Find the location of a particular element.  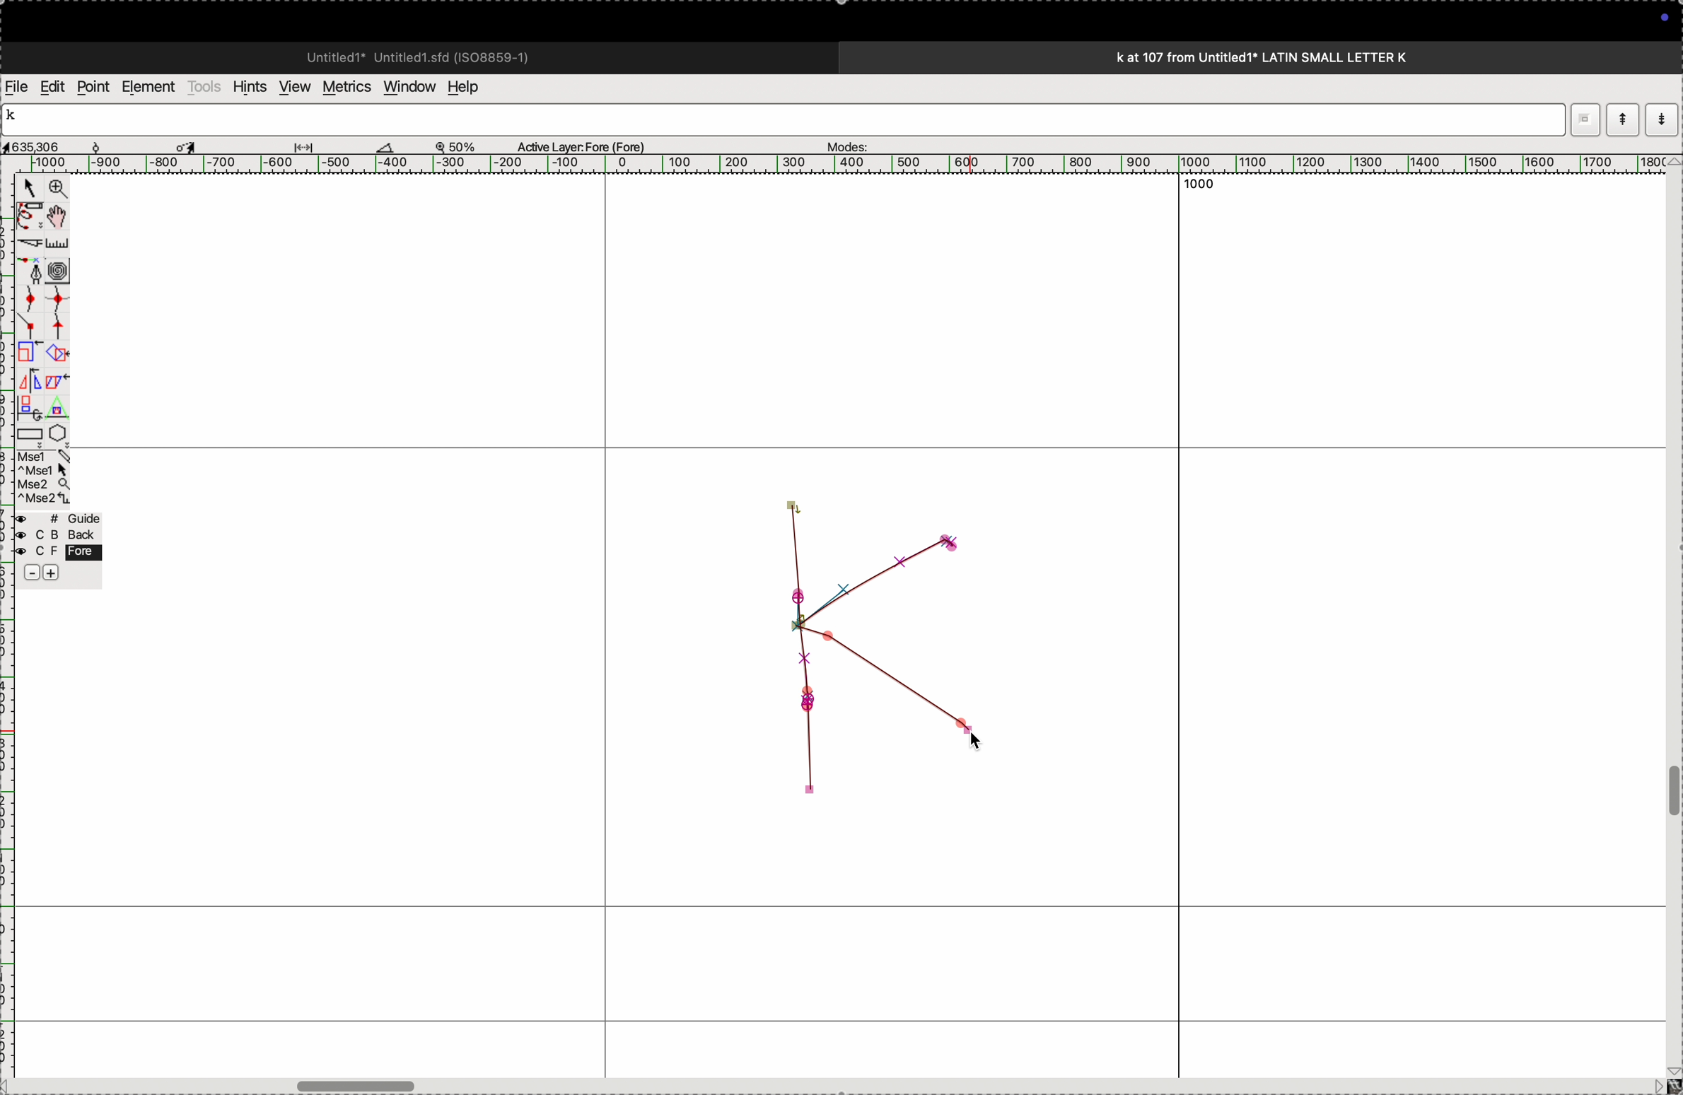

modeup is located at coordinates (1622, 119).